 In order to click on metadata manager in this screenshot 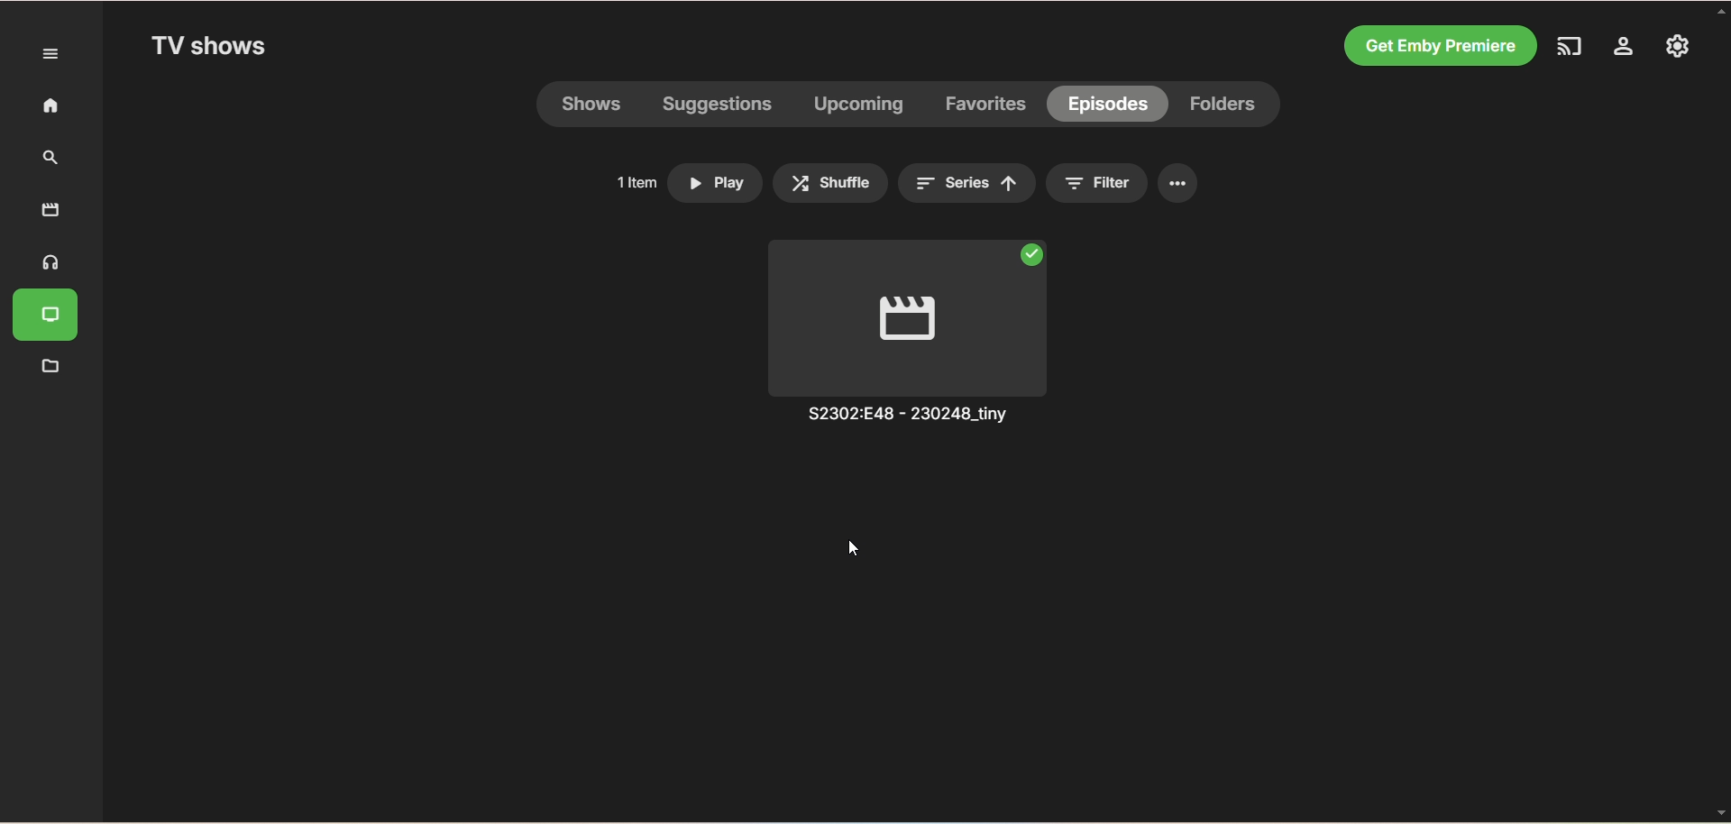, I will do `click(48, 367)`.